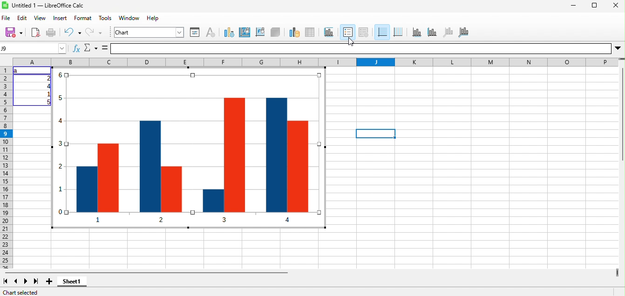 The width and height of the screenshot is (625, 296). What do you see at coordinates (129, 19) in the screenshot?
I see `window` at bounding box center [129, 19].